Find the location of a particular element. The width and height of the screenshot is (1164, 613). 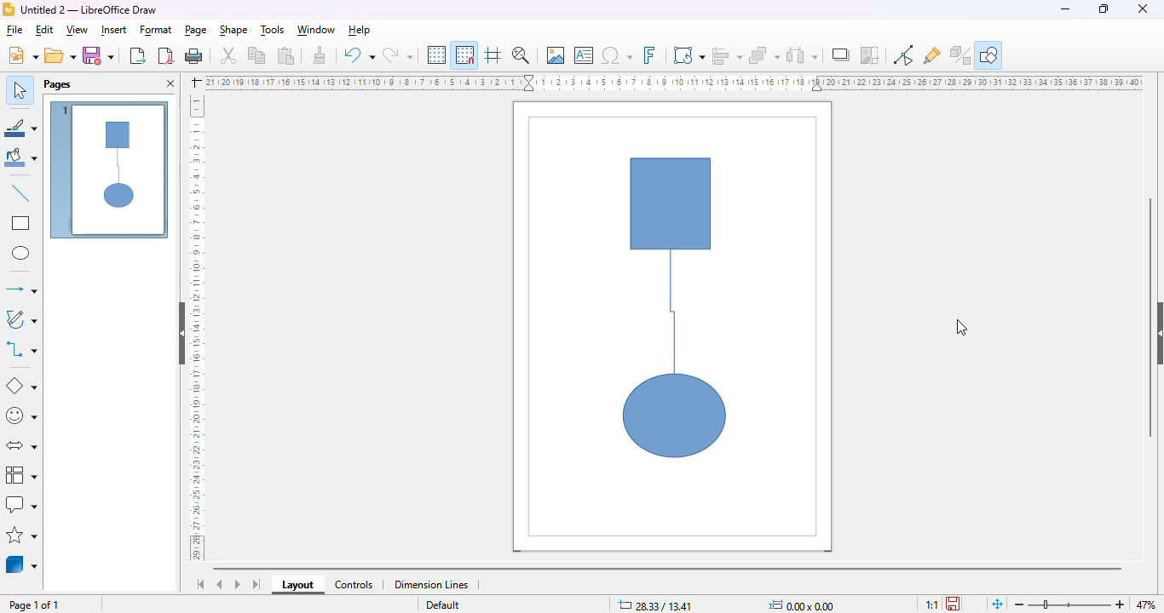

clone formatting is located at coordinates (320, 55).